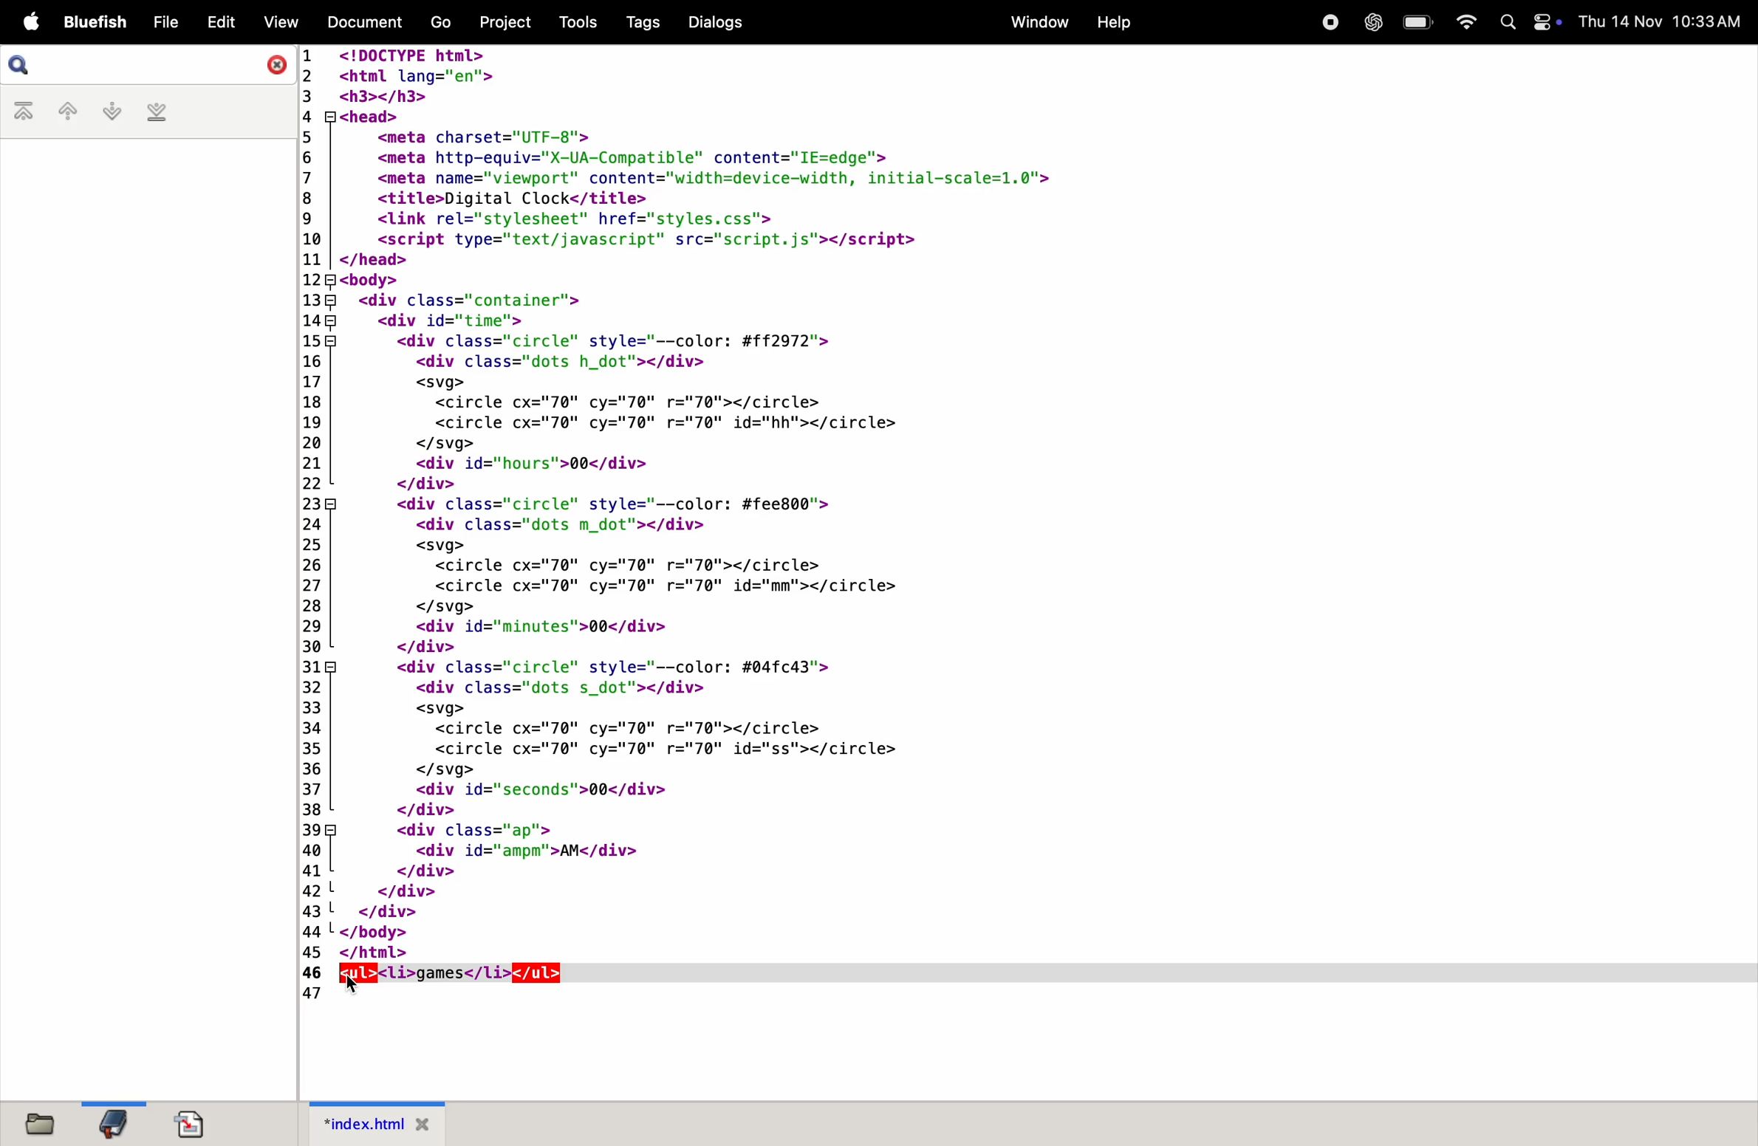 The height and width of the screenshot is (1146, 1758). I want to click on cursor, so click(351, 984).